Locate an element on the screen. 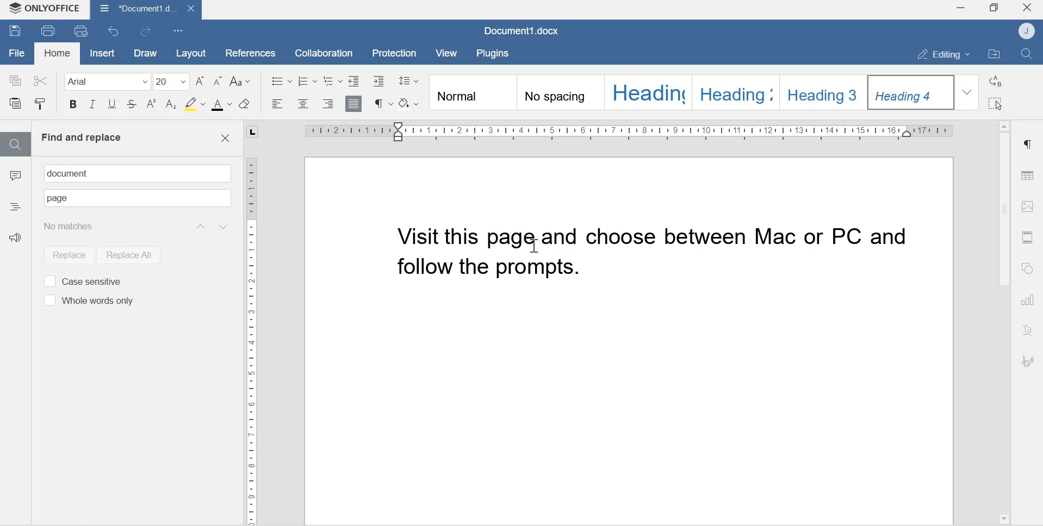 The image size is (1043, 526). and follow the prompts. is located at coordinates (521, 271).